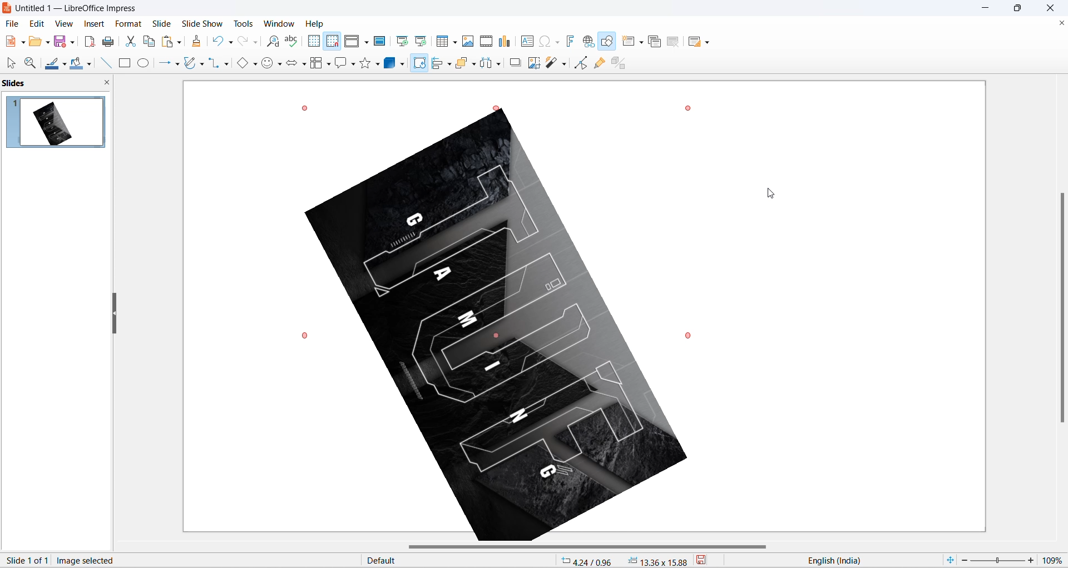  What do you see at coordinates (63, 23) in the screenshot?
I see `view` at bounding box center [63, 23].